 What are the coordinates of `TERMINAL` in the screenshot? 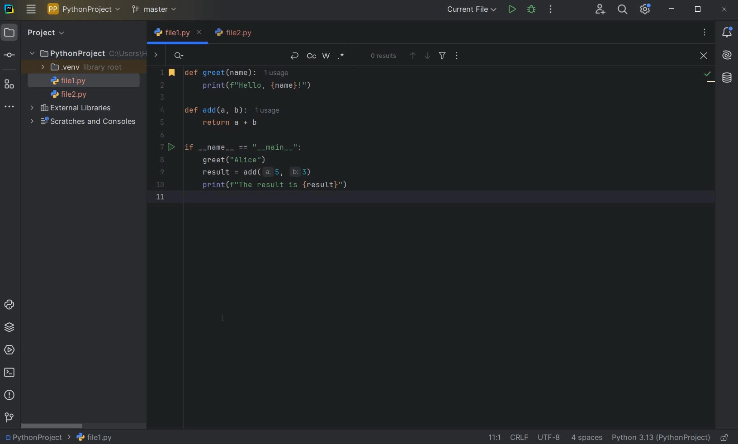 It's located at (12, 371).